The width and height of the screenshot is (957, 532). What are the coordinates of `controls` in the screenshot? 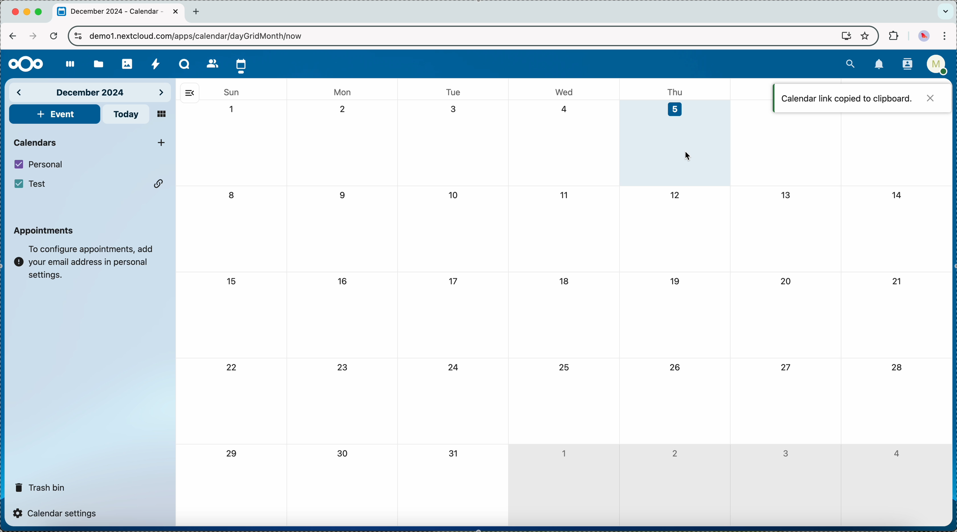 It's located at (78, 37).